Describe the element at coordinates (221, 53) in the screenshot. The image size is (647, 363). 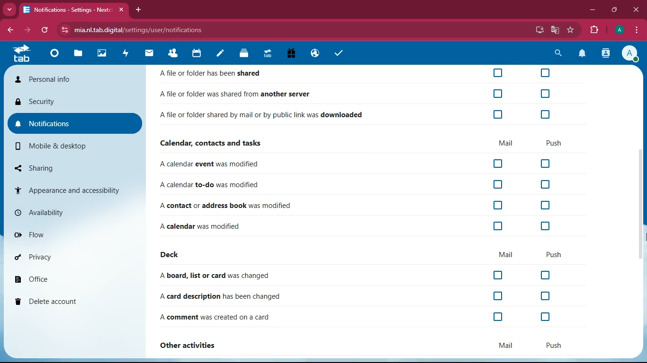
I see `notes` at that location.